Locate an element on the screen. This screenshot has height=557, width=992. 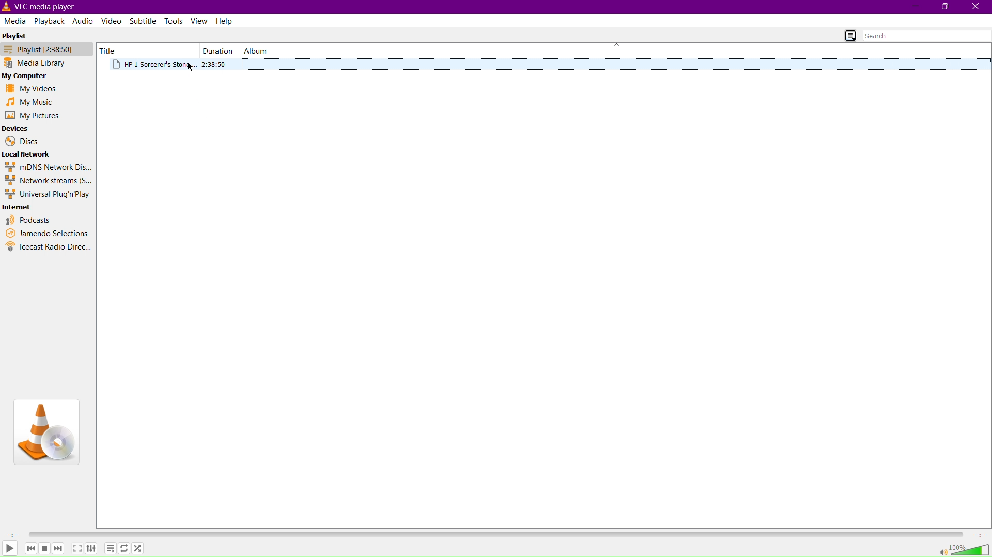
Subtitle is located at coordinates (144, 22).